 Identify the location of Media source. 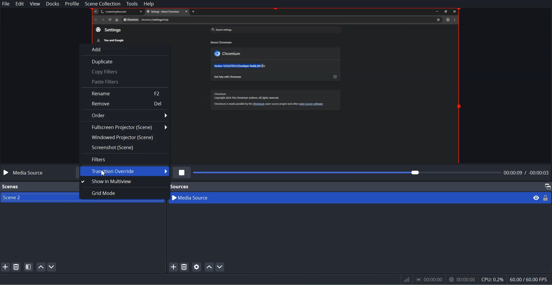
(24, 173).